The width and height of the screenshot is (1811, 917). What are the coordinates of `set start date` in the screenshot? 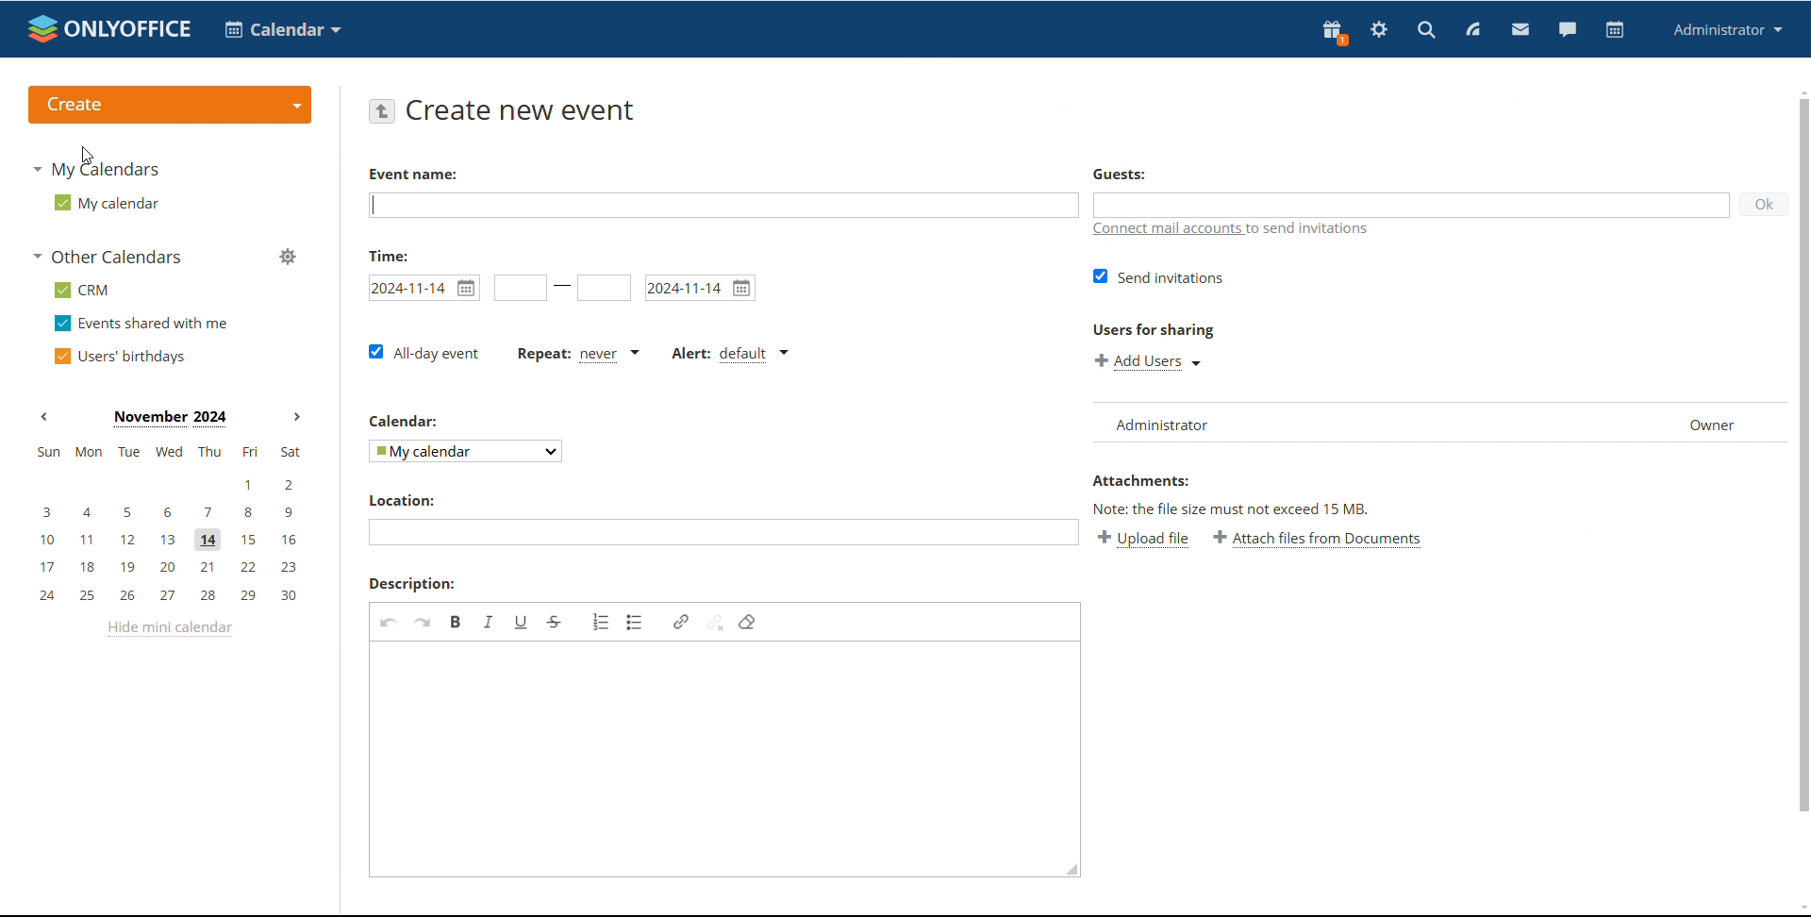 It's located at (424, 288).